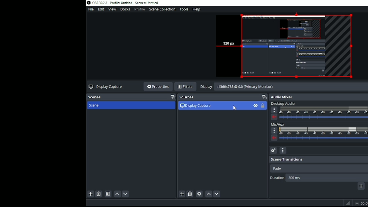 Image resolution: width=368 pixels, height=207 pixels. What do you see at coordinates (283, 151) in the screenshot?
I see `Audio mixer menu` at bounding box center [283, 151].